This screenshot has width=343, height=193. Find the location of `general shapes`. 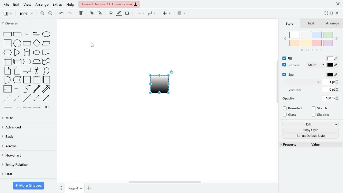

general shapes is located at coordinates (46, 34).